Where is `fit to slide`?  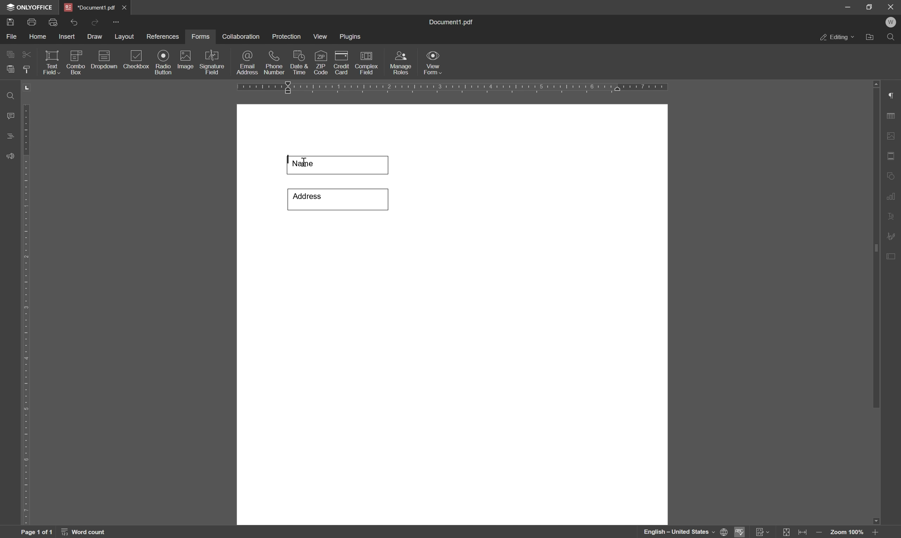 fit to slide is located at coordinates (786, 532).